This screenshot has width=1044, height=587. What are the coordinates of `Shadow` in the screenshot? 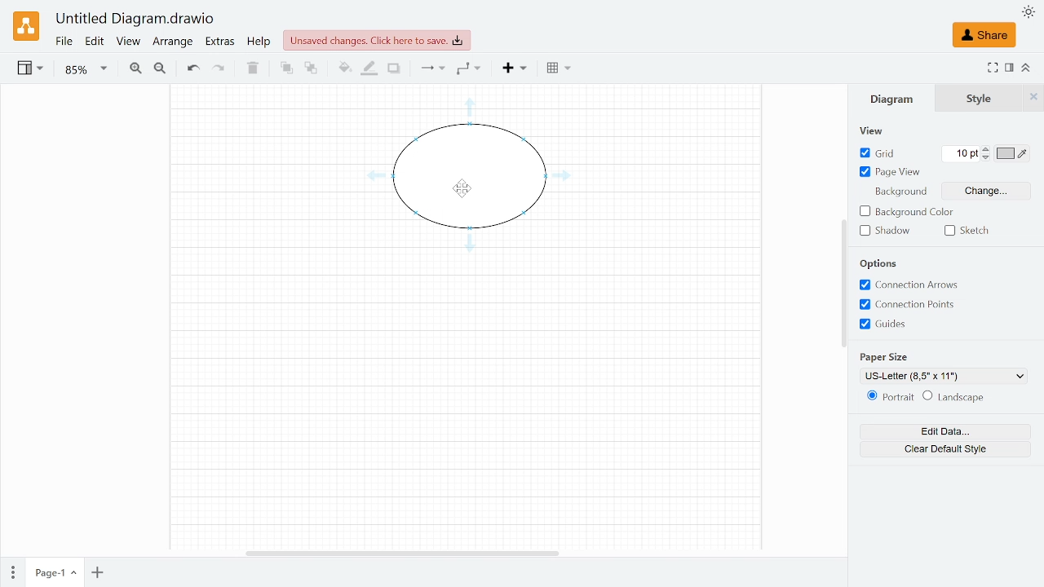 It's located at (396, 68).